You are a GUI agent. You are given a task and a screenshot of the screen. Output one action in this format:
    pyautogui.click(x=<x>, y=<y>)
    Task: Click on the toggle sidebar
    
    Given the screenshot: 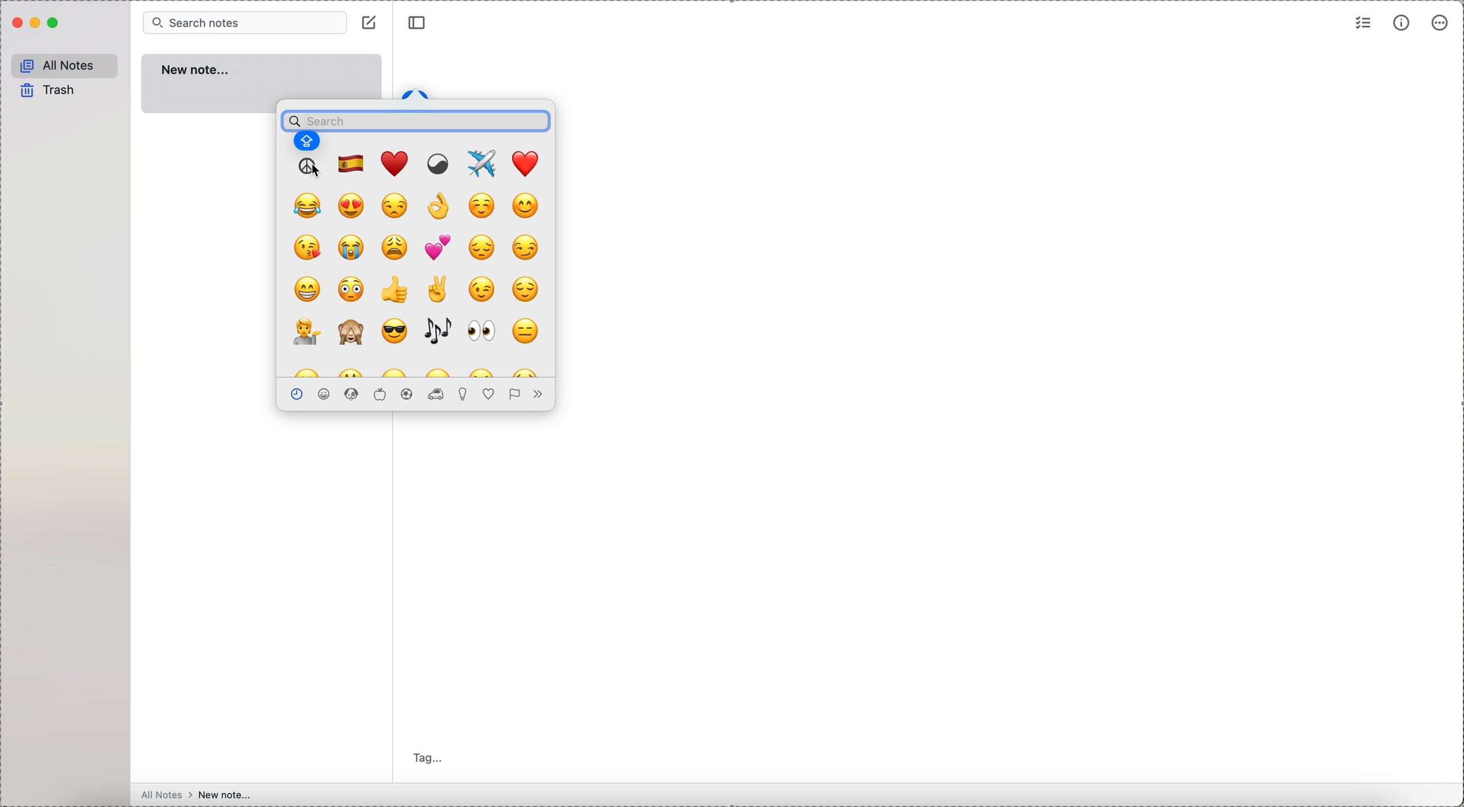 What is the action you would take?
    pyautogui.click(x=417, y=23)
    